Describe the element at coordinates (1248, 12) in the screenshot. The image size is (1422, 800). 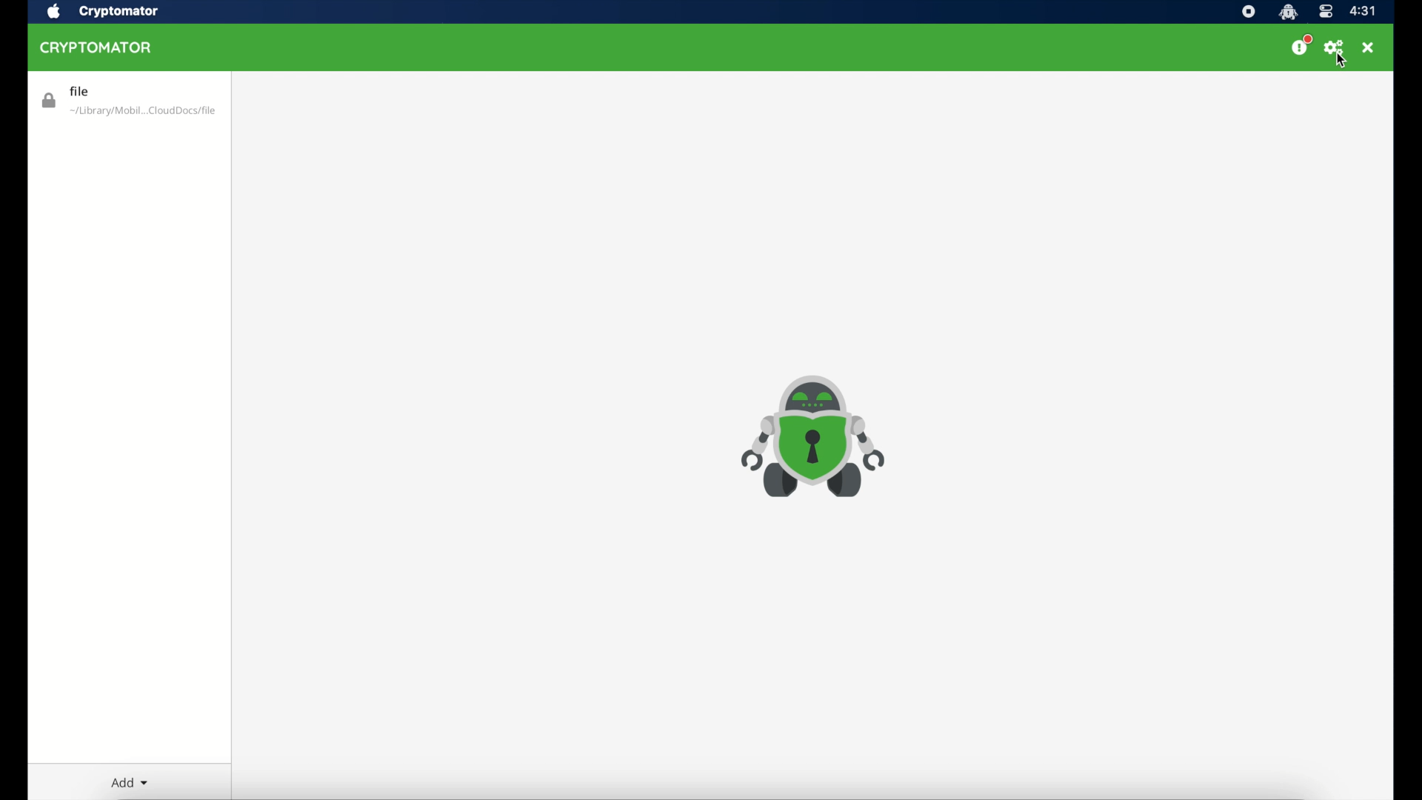
I see `screen recorder icon` at that location.